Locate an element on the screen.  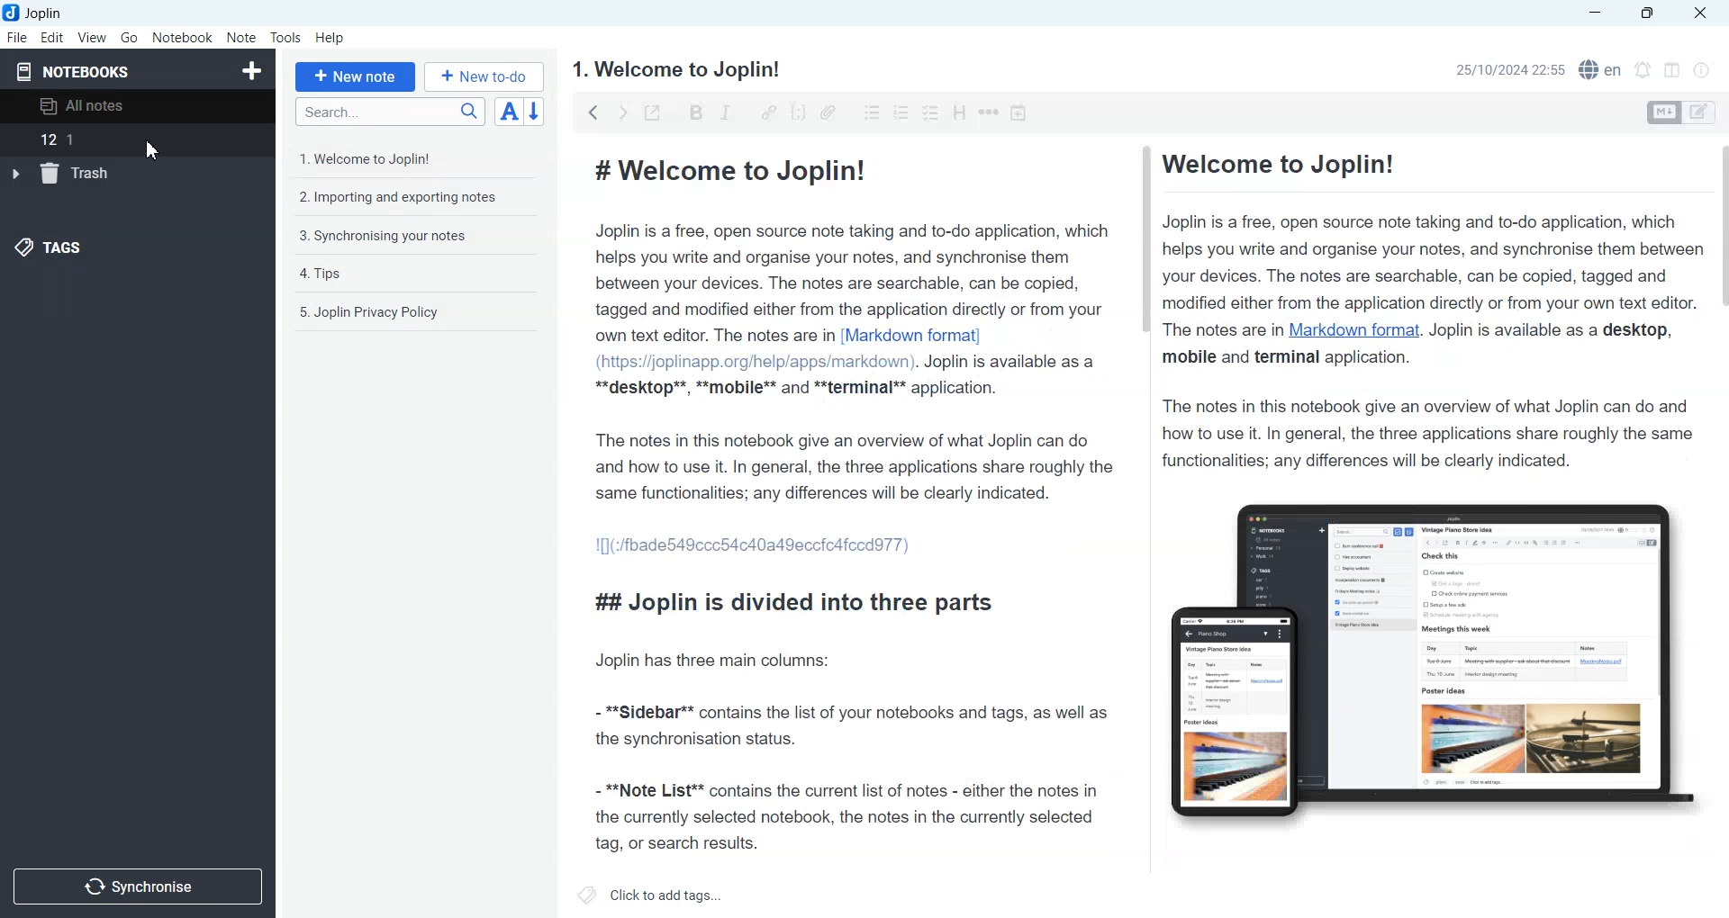
5. Joplin Privacy Policy is located at coordinates (370, 312).